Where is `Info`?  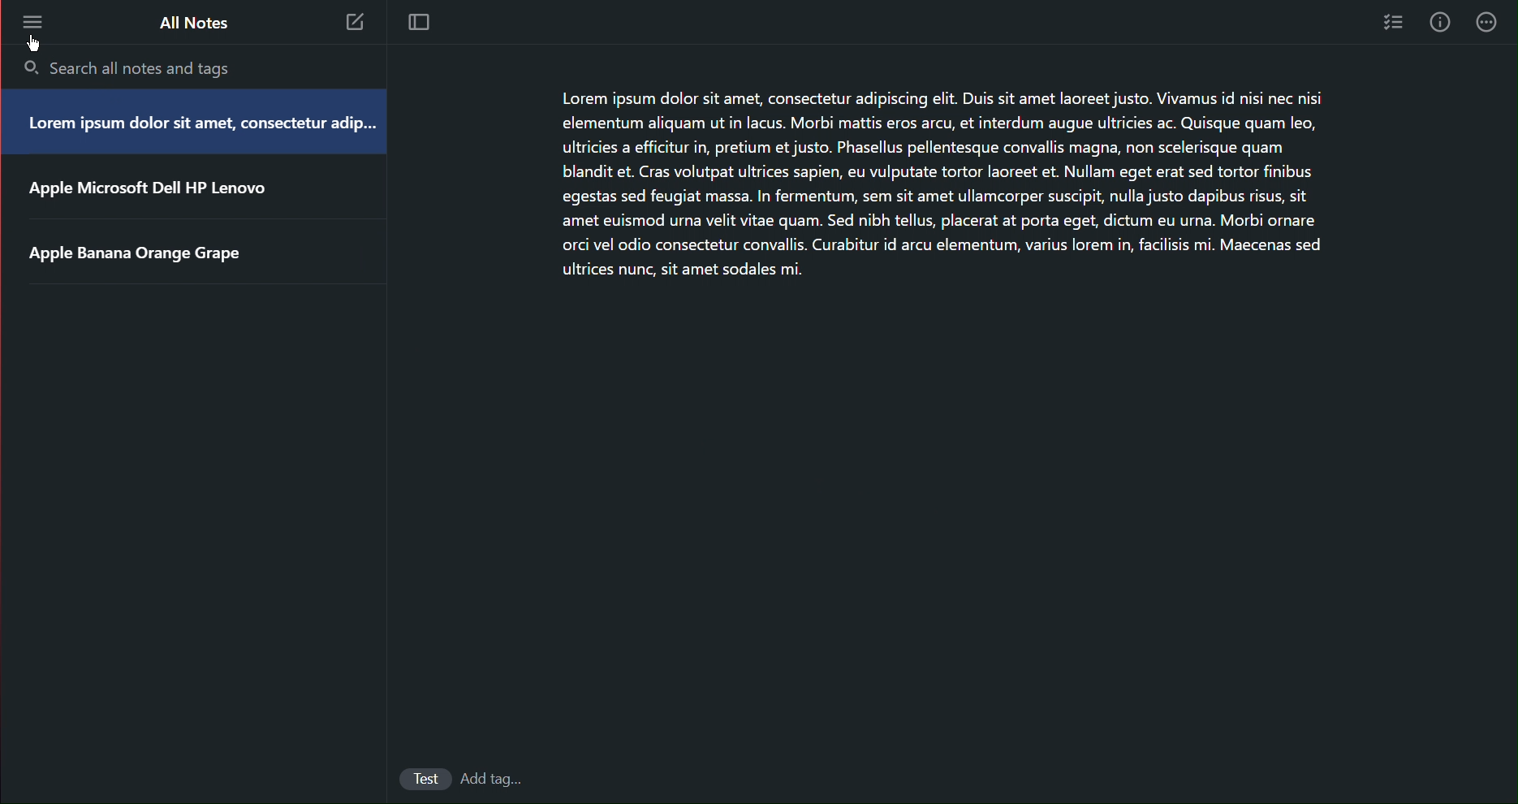 Info is located at coordinates (1441, 23).